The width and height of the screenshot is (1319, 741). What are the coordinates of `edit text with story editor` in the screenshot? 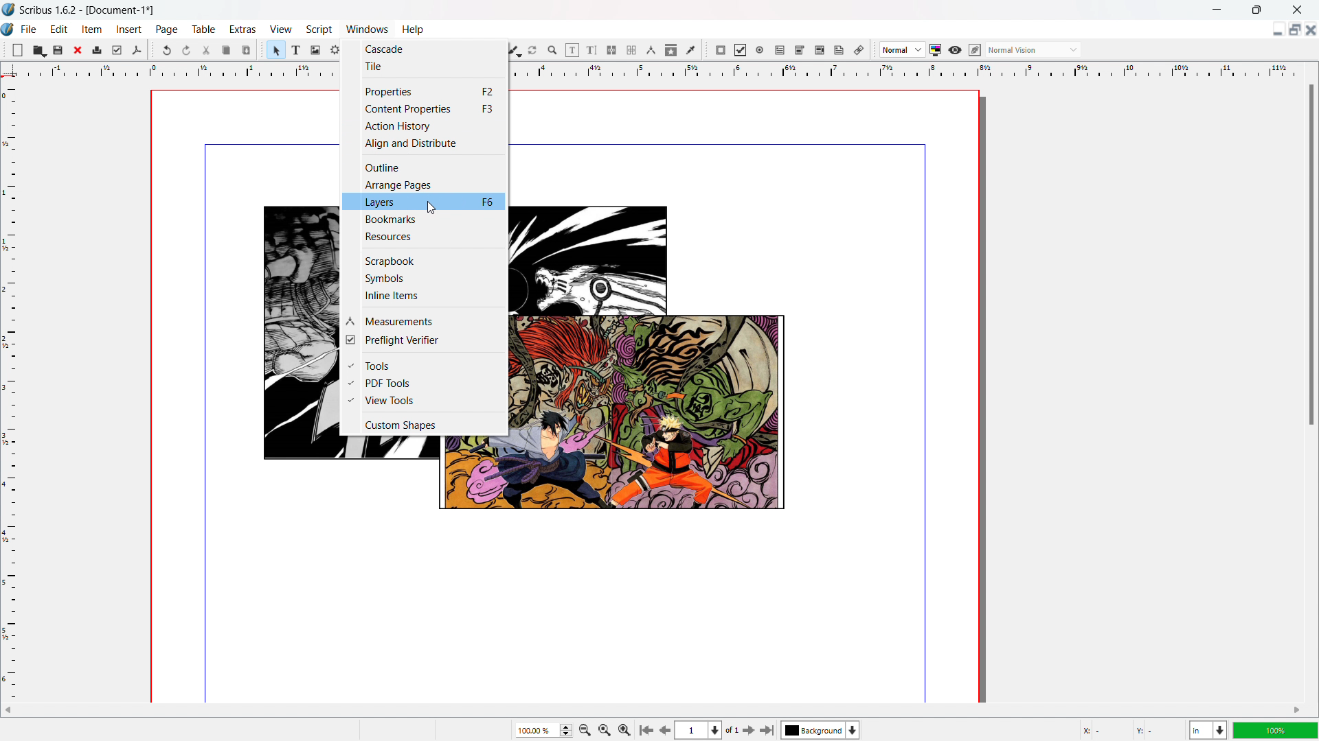 It's located at (592, 50).